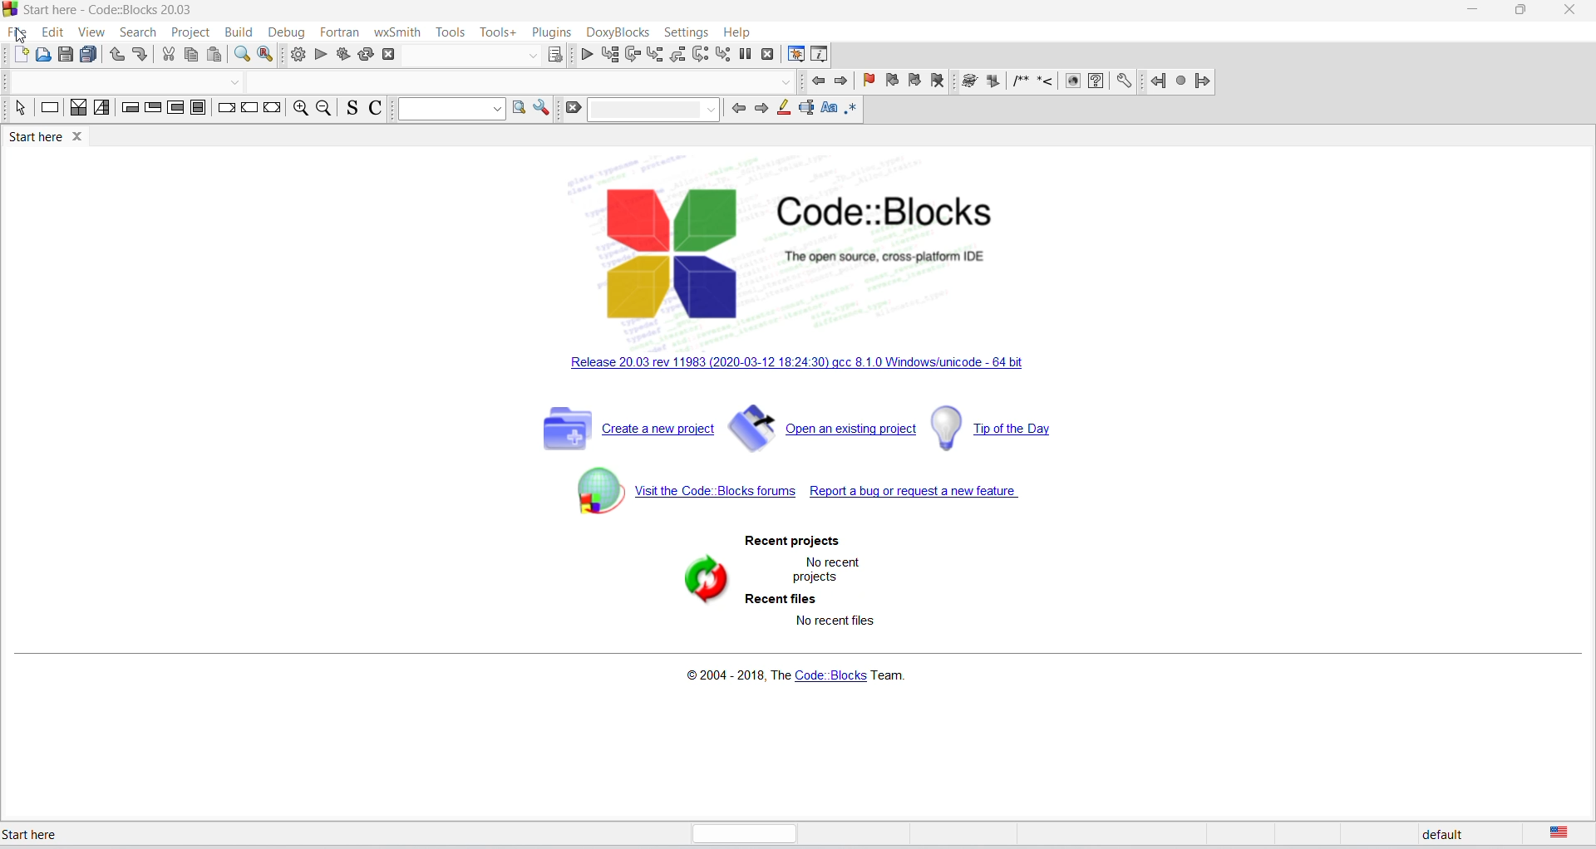  What do you see at coordinates (1549, 836) in the screenshot?
I see `text language` at bounding box center [1549, 836].